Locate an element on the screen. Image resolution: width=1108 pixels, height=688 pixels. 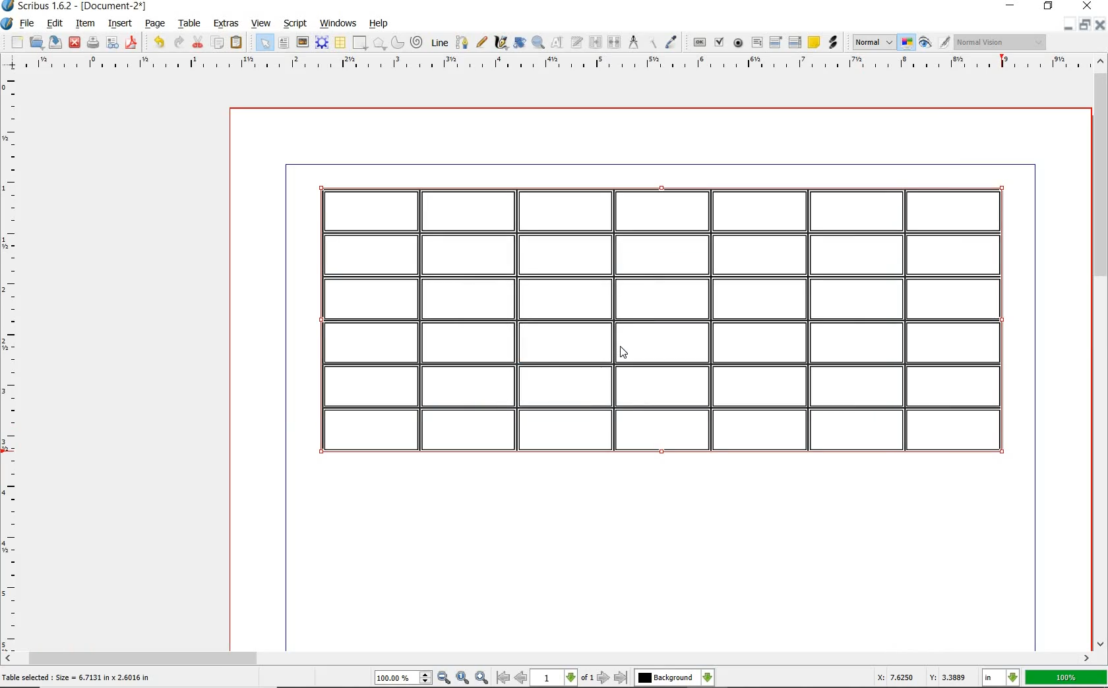
new is located at coordinates (18, 42).